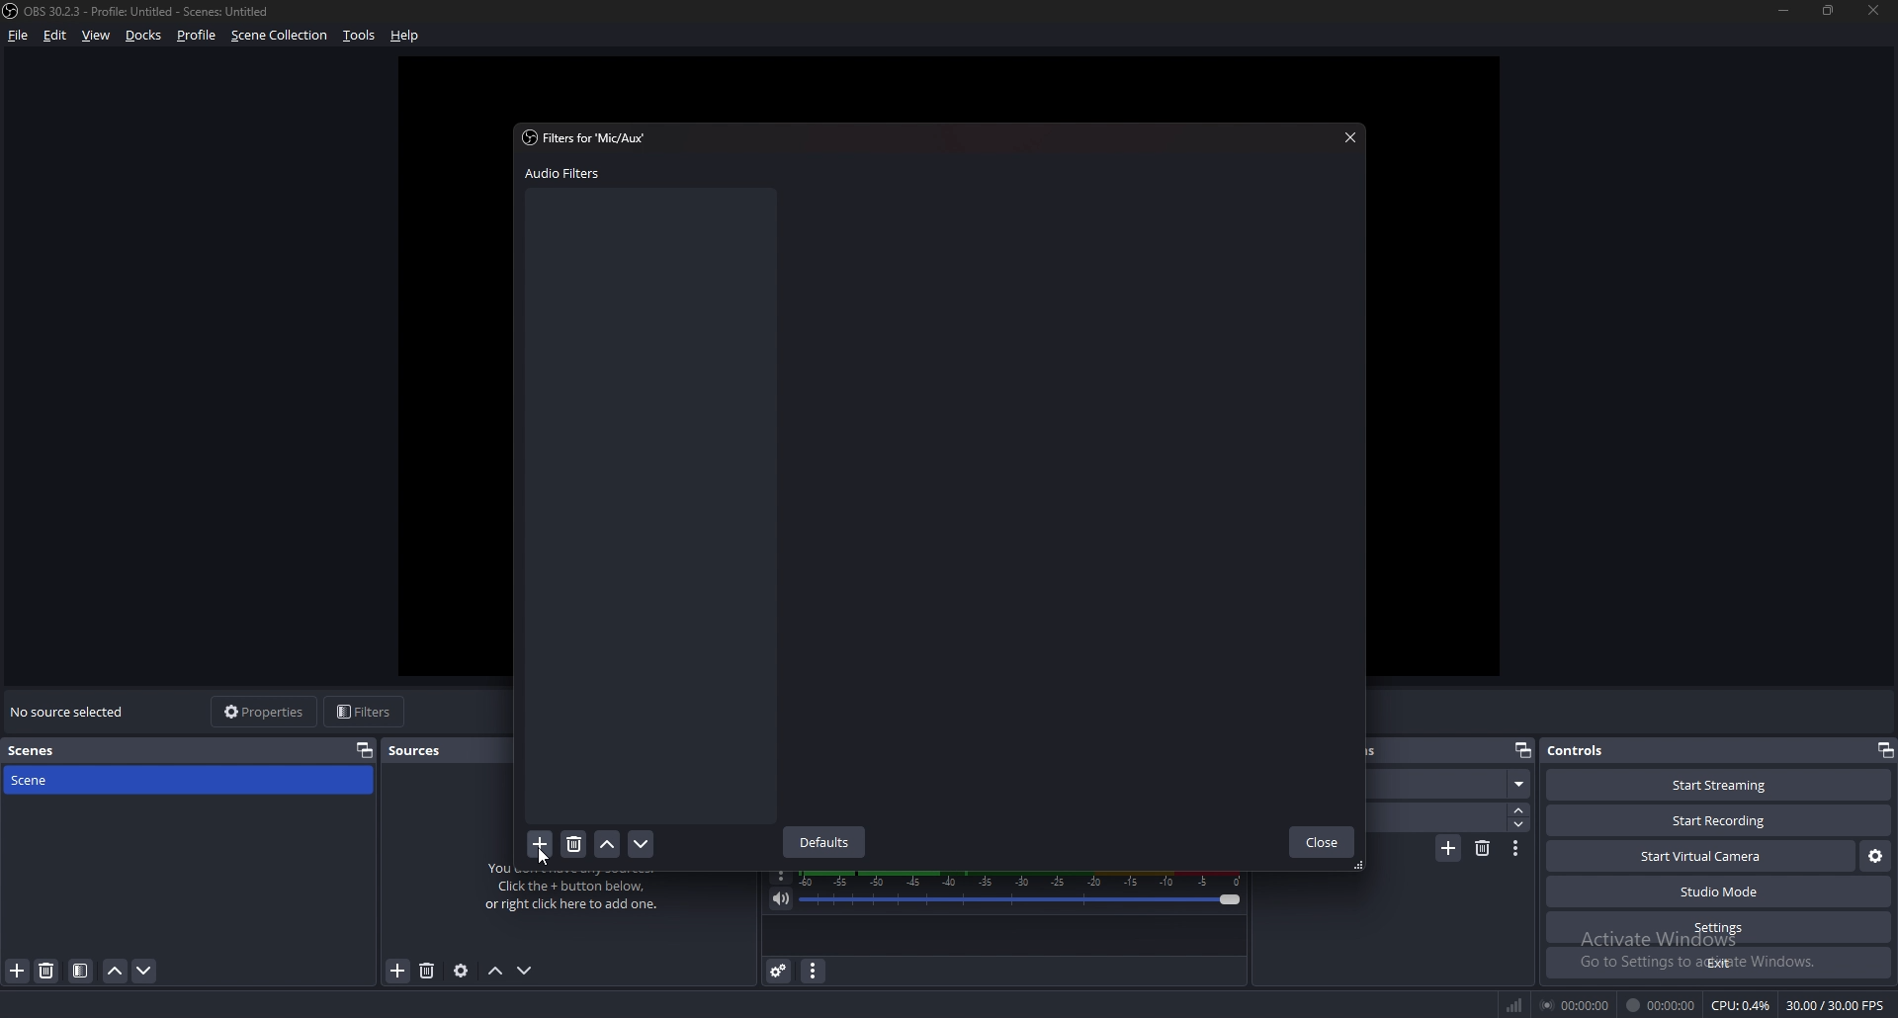 This screenshot has height=1018, width=1898. Describe the element at coordinates (55, 36) in the screenshot. I see `edit` at that location.